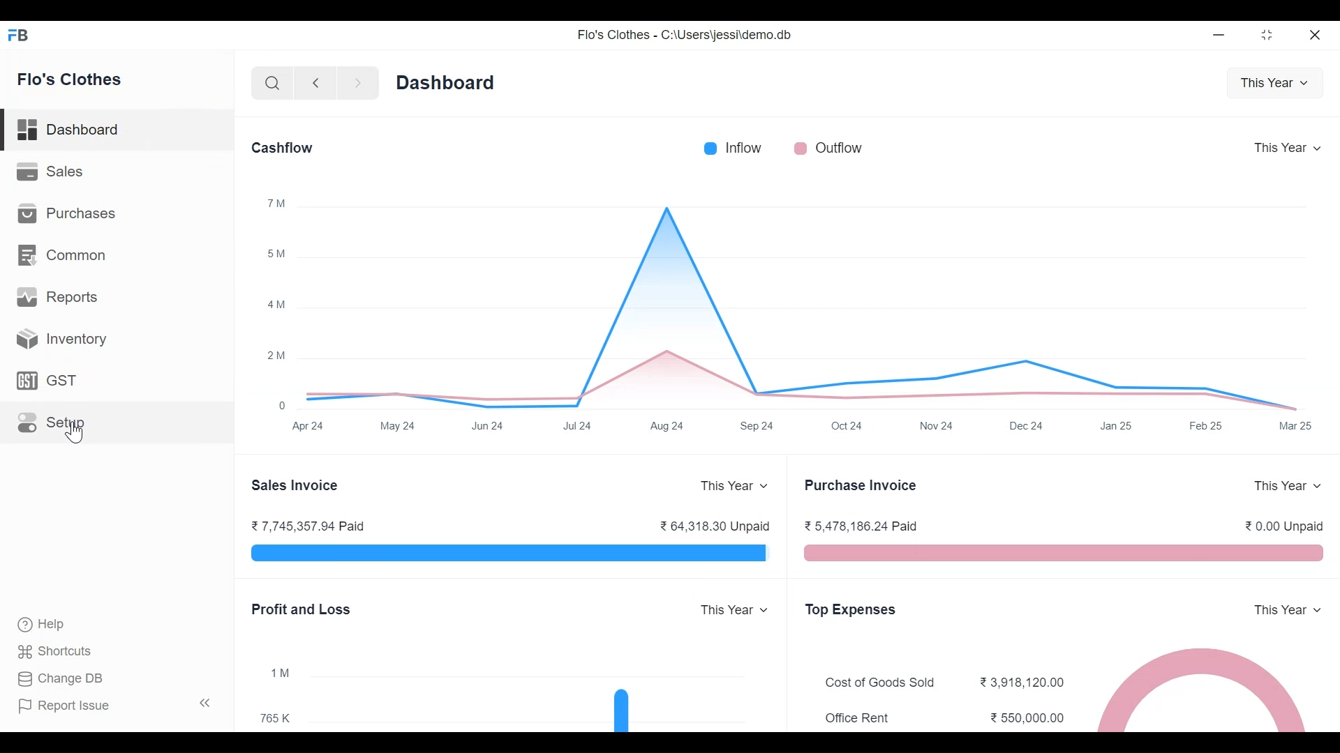  I want to click on Cursor, so click(63, 432).